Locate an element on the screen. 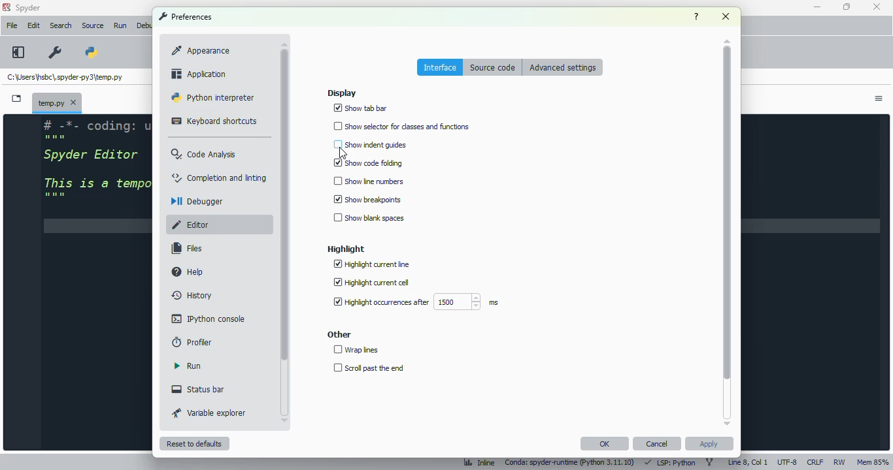 The width and height of the screenshot is (893, 470). close is located at coordinates (877, 7).